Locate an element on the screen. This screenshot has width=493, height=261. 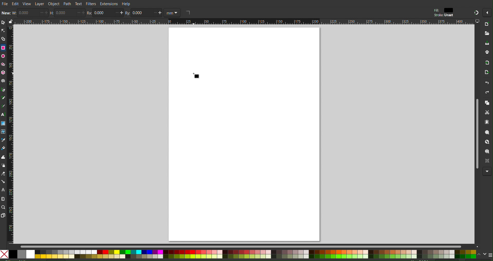
Spray Tool is located at coordinates (3, 166).